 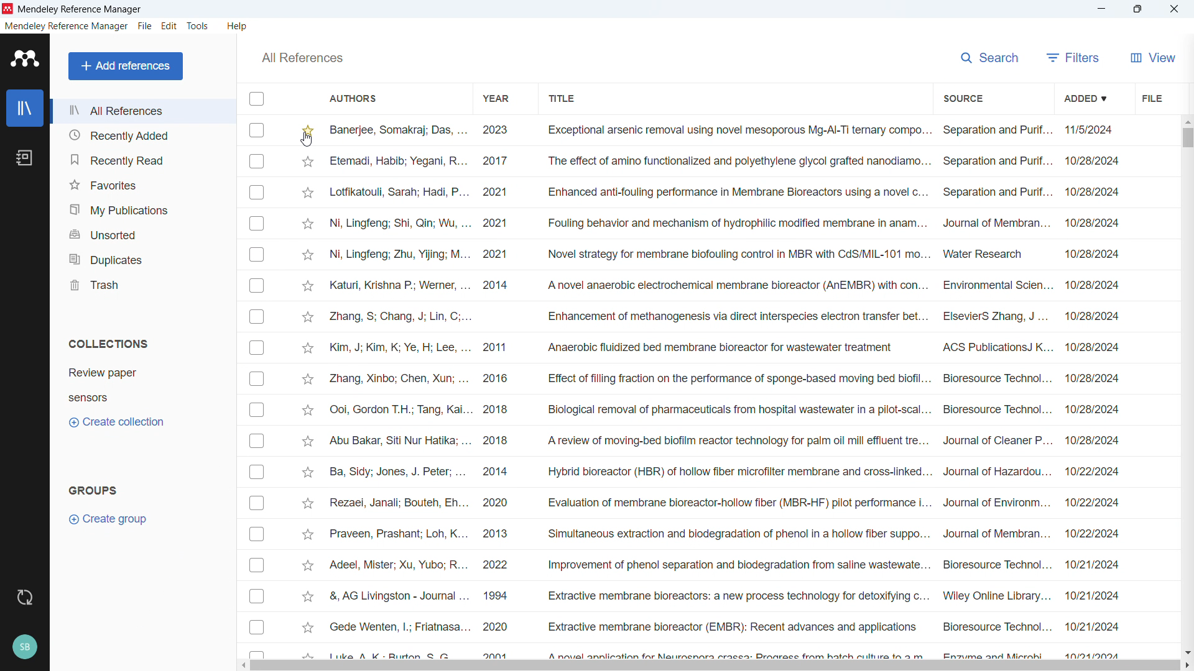 I want to click on logo , so click(x=24, y=58).